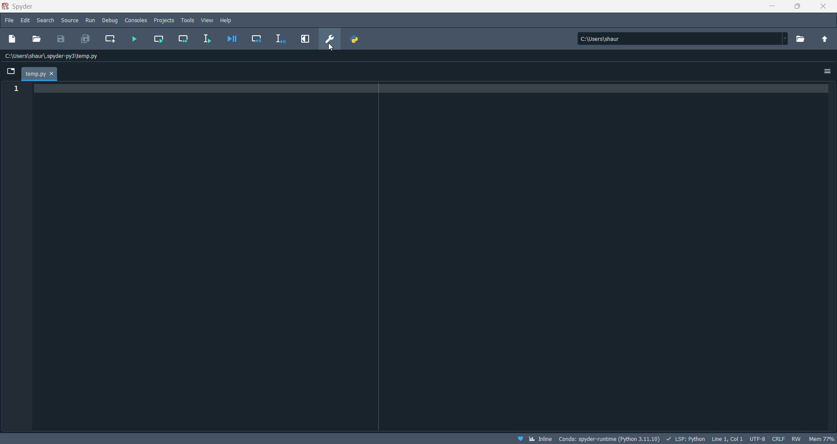  What do you see at coordinates (520, 438) in the screenshot?
I see `donate to spyder` at bounding box center [520, 438].